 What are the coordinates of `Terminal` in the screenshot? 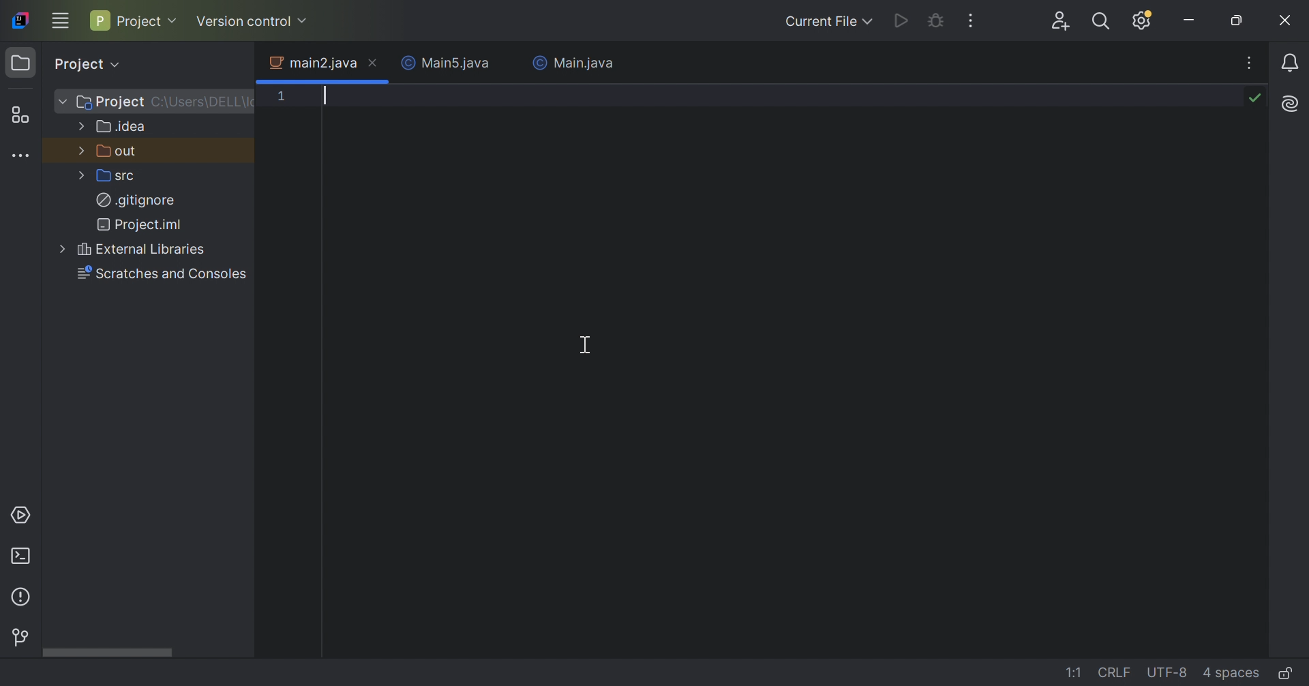 It's located at (23, 556).